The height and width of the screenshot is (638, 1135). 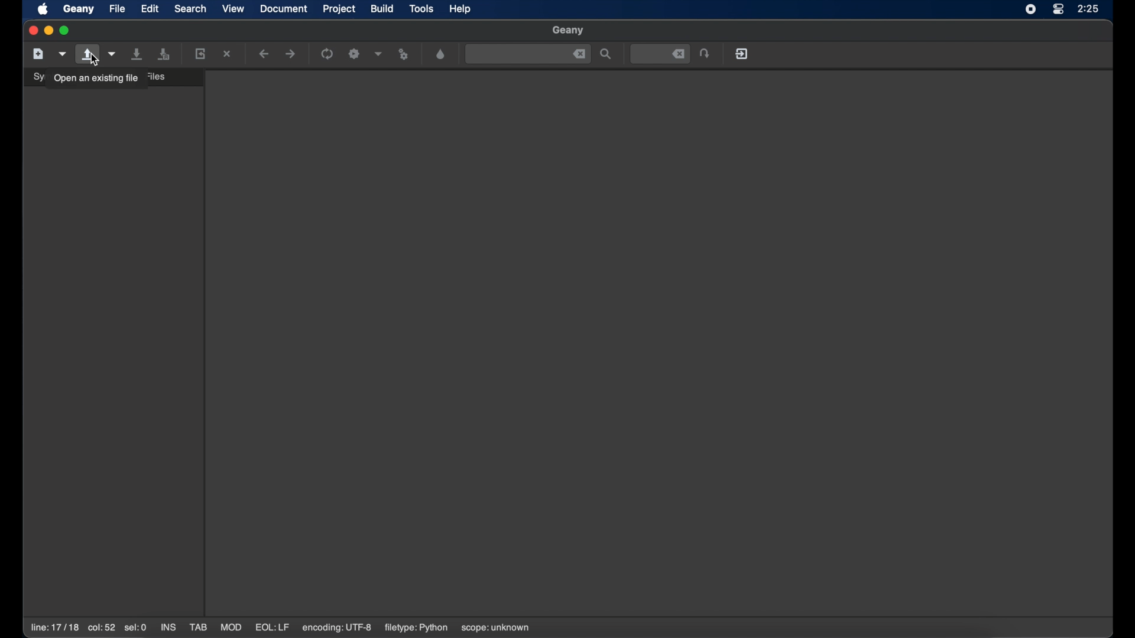 What do you see at coordinates (354, 54) in the screenshot?
I see `build the current file` at bounding box center [354, 54].